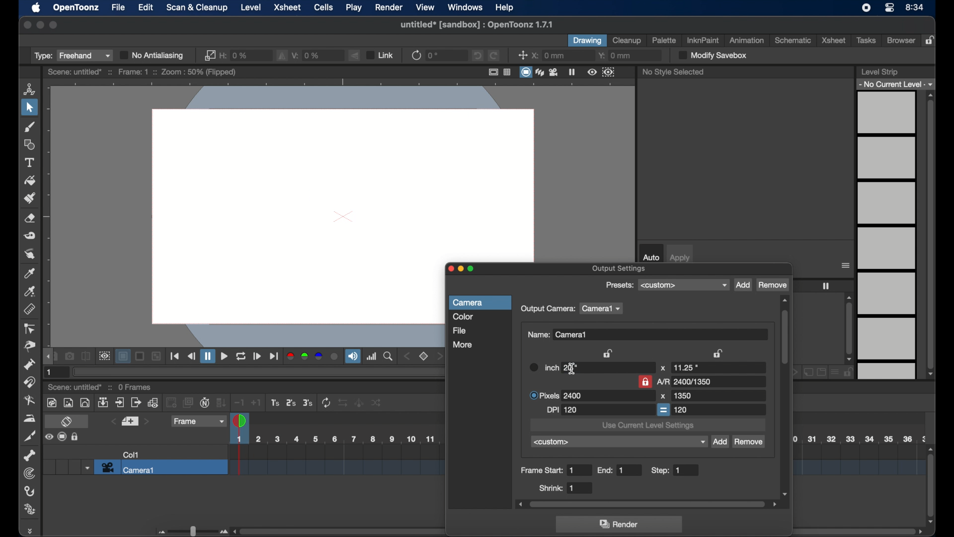 Image resolution: width=954 pixels, height=537 pixels. I want to click on selection tool, so click(29, 108).